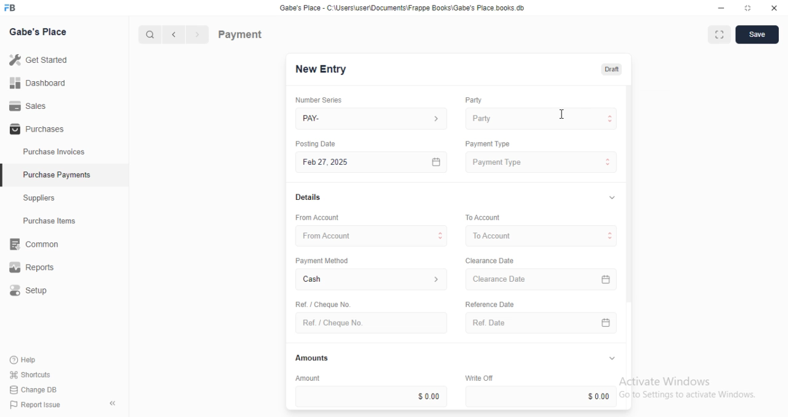  I want to click on Save, so click(757, 34).